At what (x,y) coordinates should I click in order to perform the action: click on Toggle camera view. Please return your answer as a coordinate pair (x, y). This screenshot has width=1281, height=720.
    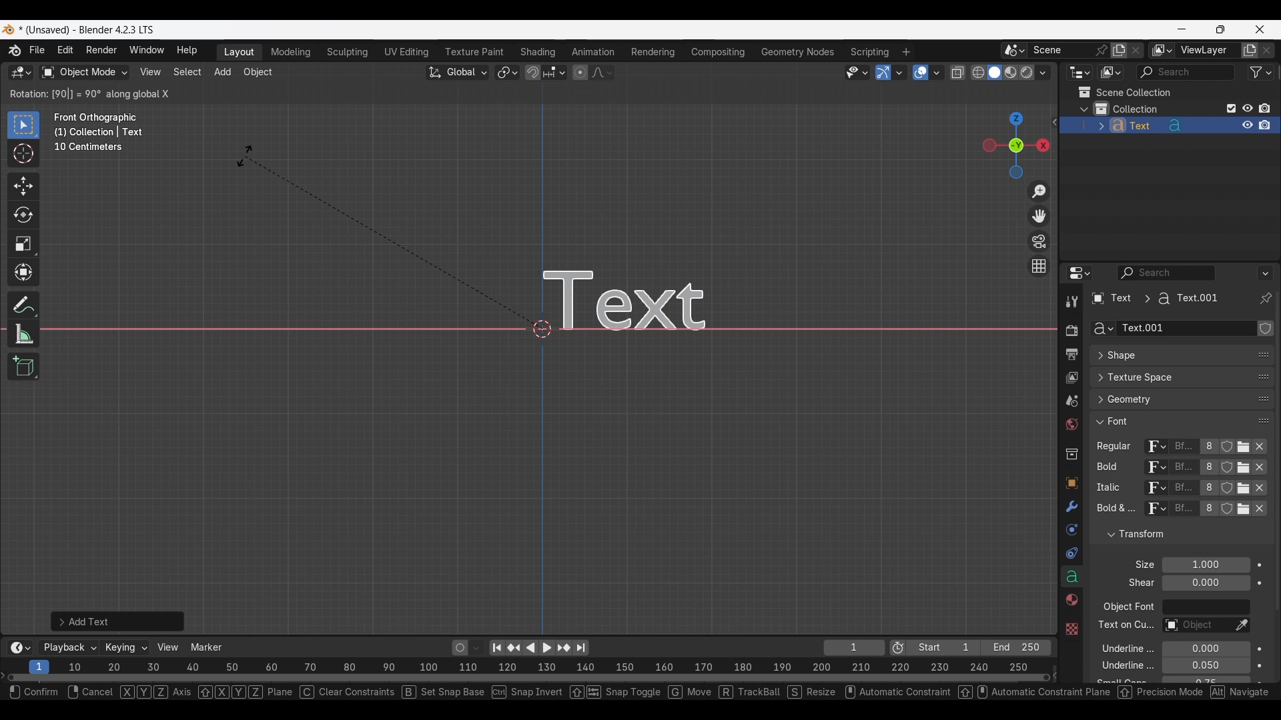
    Looking at the image, I should click on (1039, 241).